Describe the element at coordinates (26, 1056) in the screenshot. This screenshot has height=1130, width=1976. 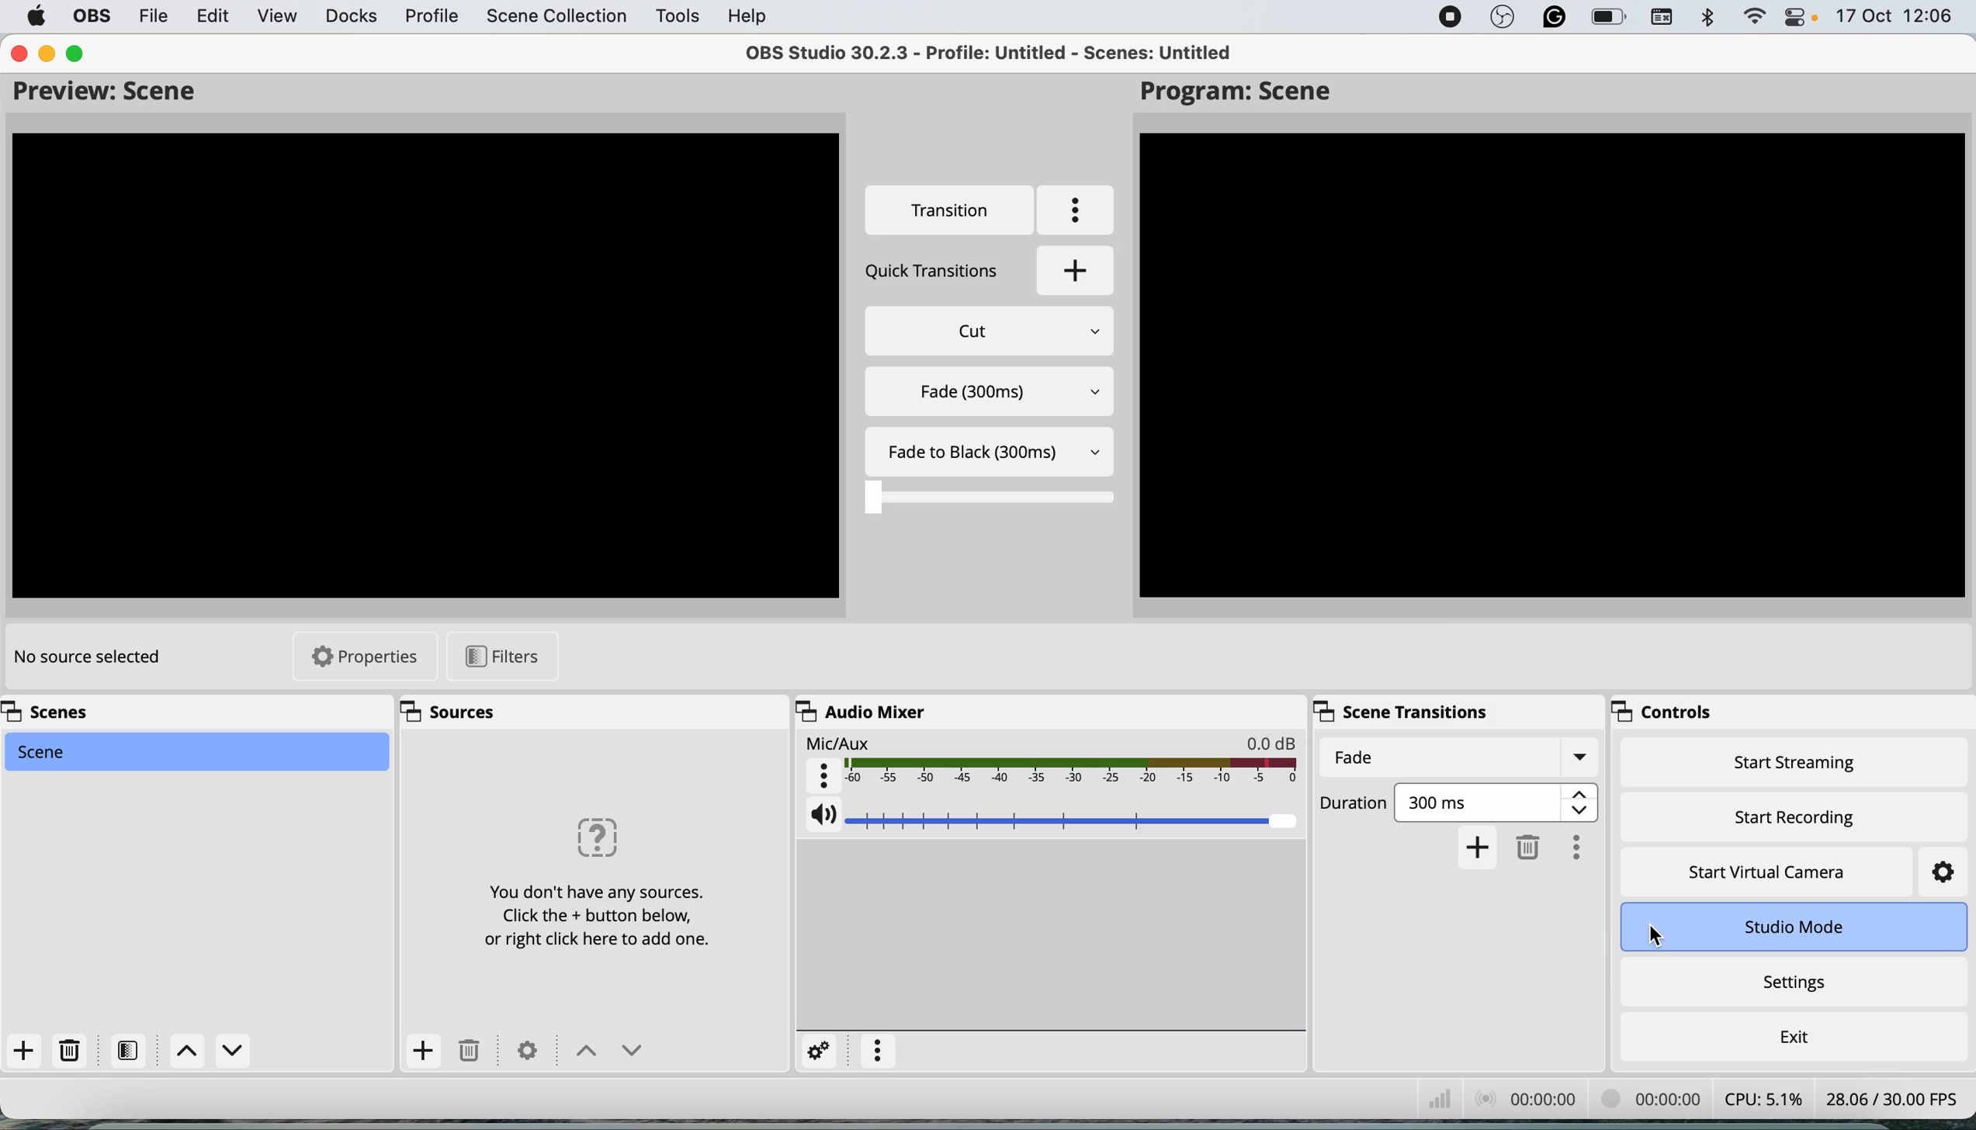
I see `add scene` at that location.